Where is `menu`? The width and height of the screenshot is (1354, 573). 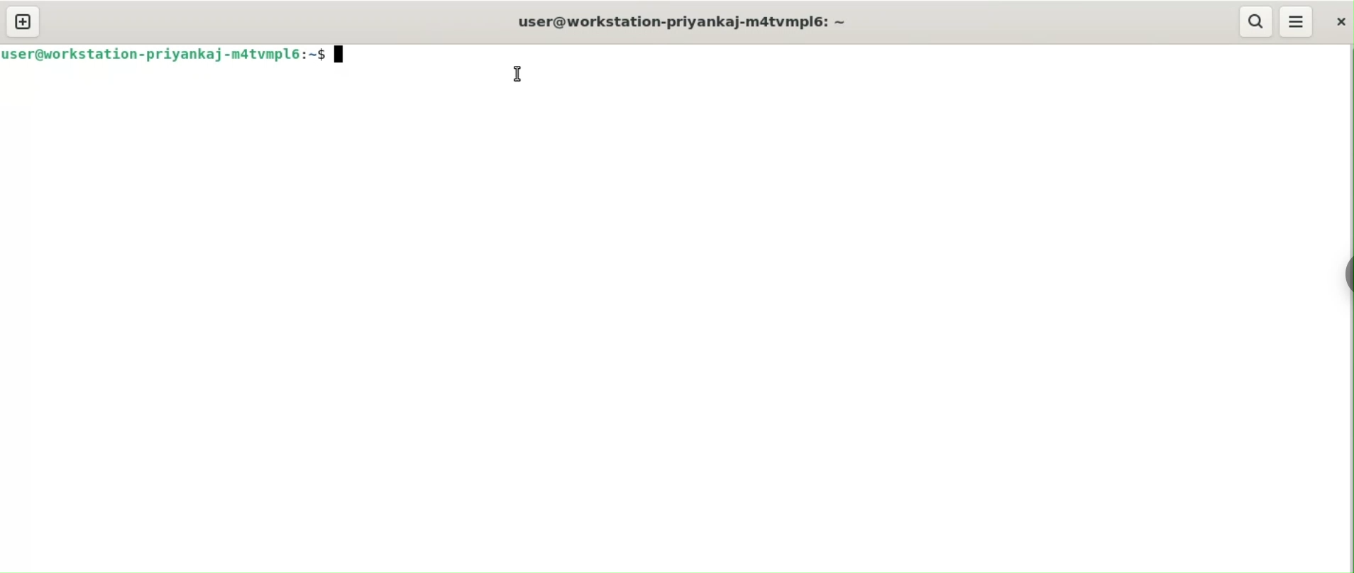 menu is located at coordinates (1296, 22).